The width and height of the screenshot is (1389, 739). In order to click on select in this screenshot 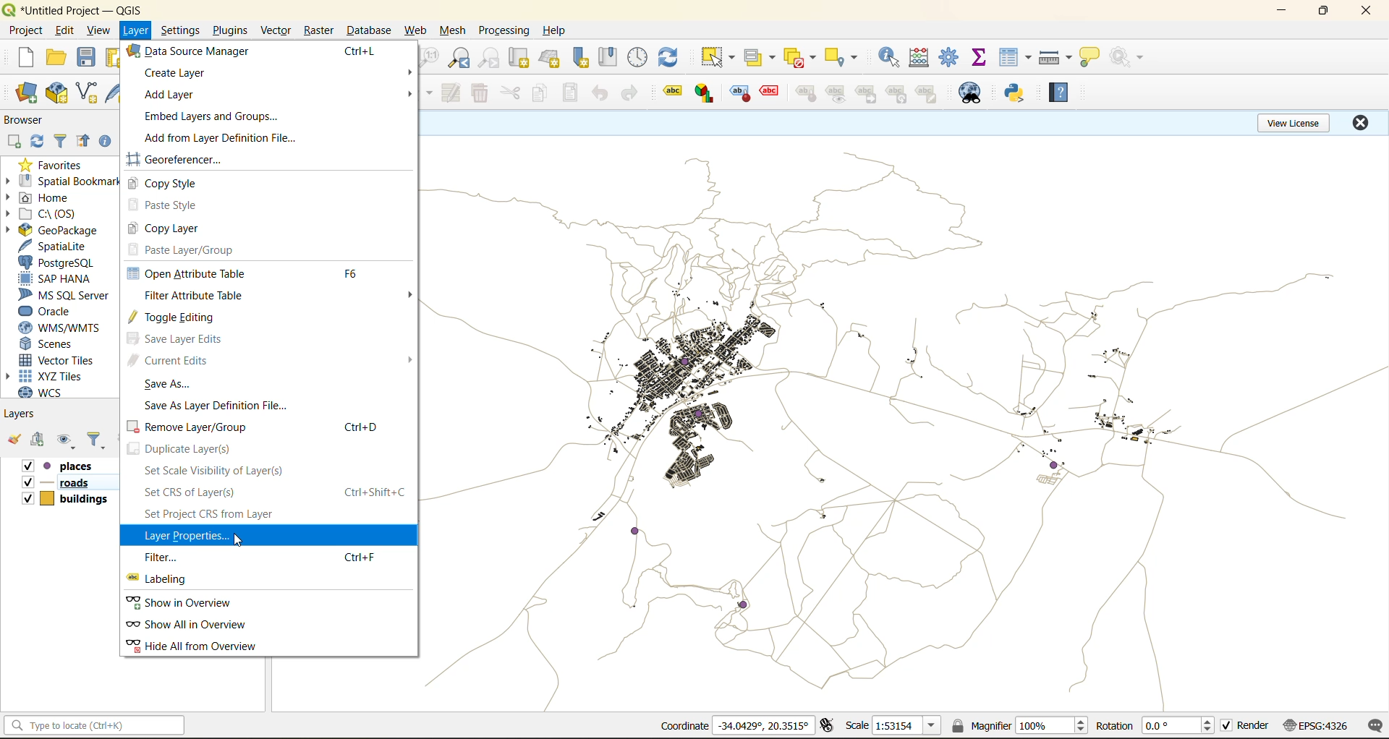, I will do `click(719, 60)`.